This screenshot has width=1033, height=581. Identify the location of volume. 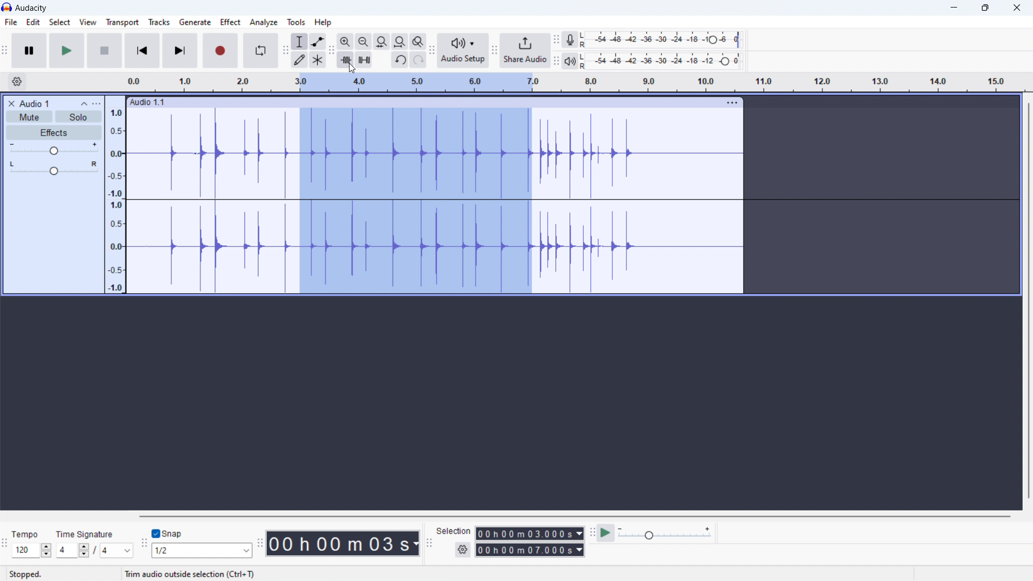
(53, 149).